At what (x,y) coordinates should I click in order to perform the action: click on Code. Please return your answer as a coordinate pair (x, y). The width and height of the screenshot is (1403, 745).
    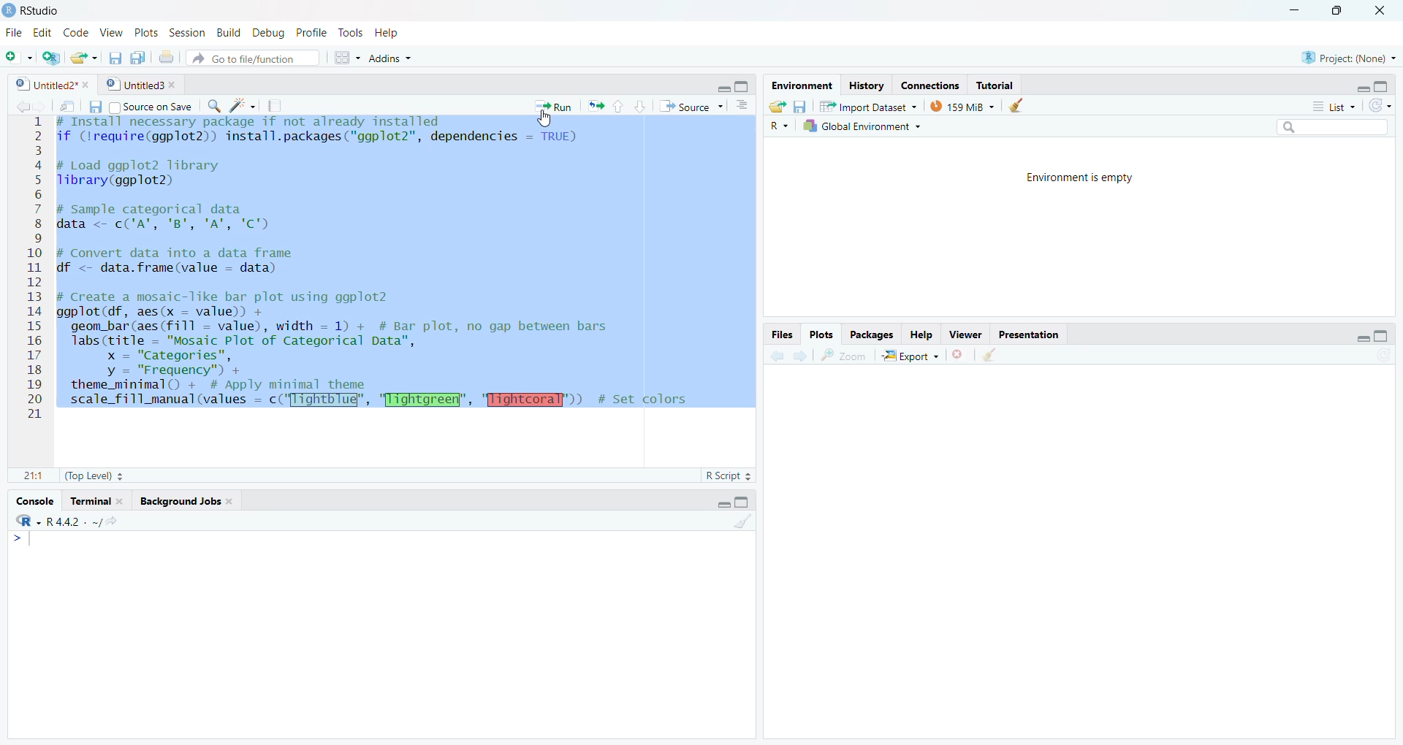
    Looking at the image, I should click on (75, 32).